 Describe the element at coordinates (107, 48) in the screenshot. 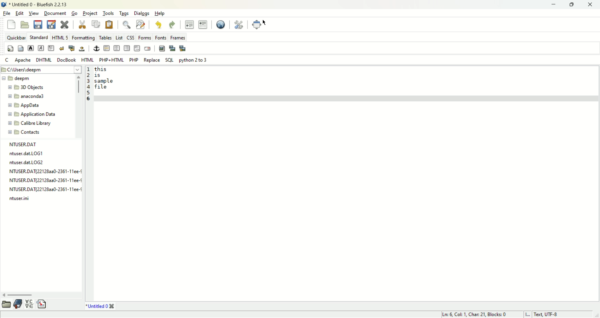

I see `horizontal rule` at that location.